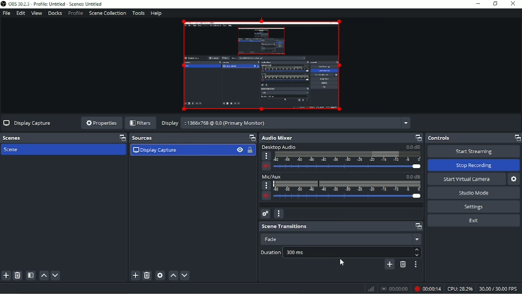 This screenshot has width=522, height=294. I want to click on Profile, so click(75, 13).